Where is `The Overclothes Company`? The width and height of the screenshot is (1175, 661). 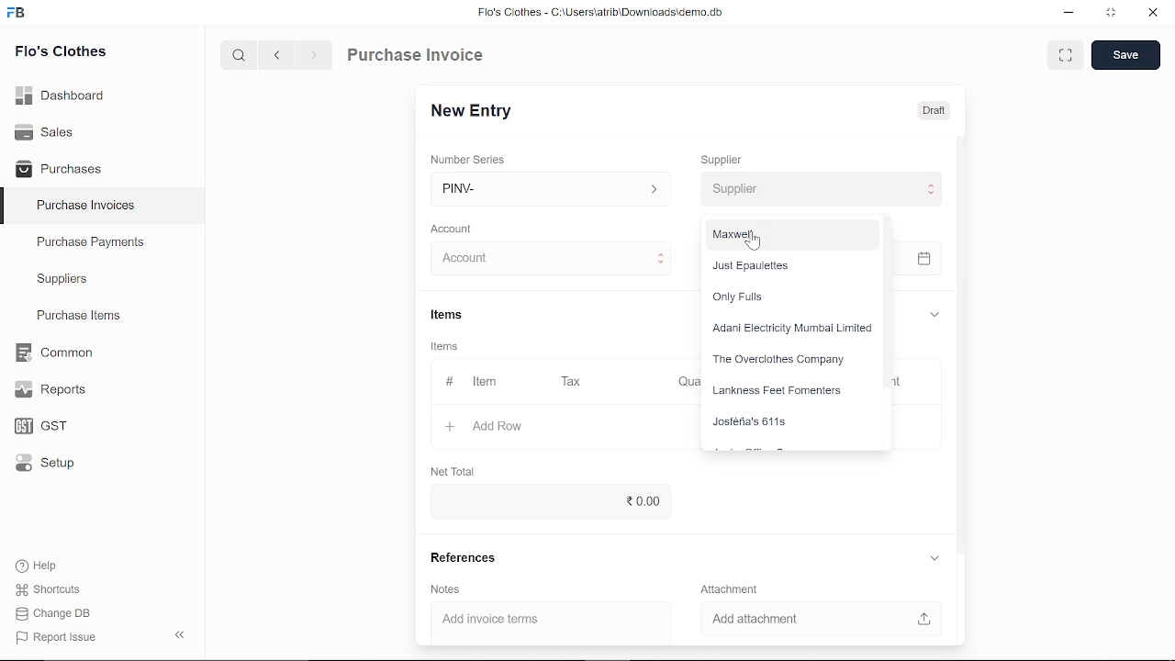
The Overclothes Company is located at coordinates (788, 360).